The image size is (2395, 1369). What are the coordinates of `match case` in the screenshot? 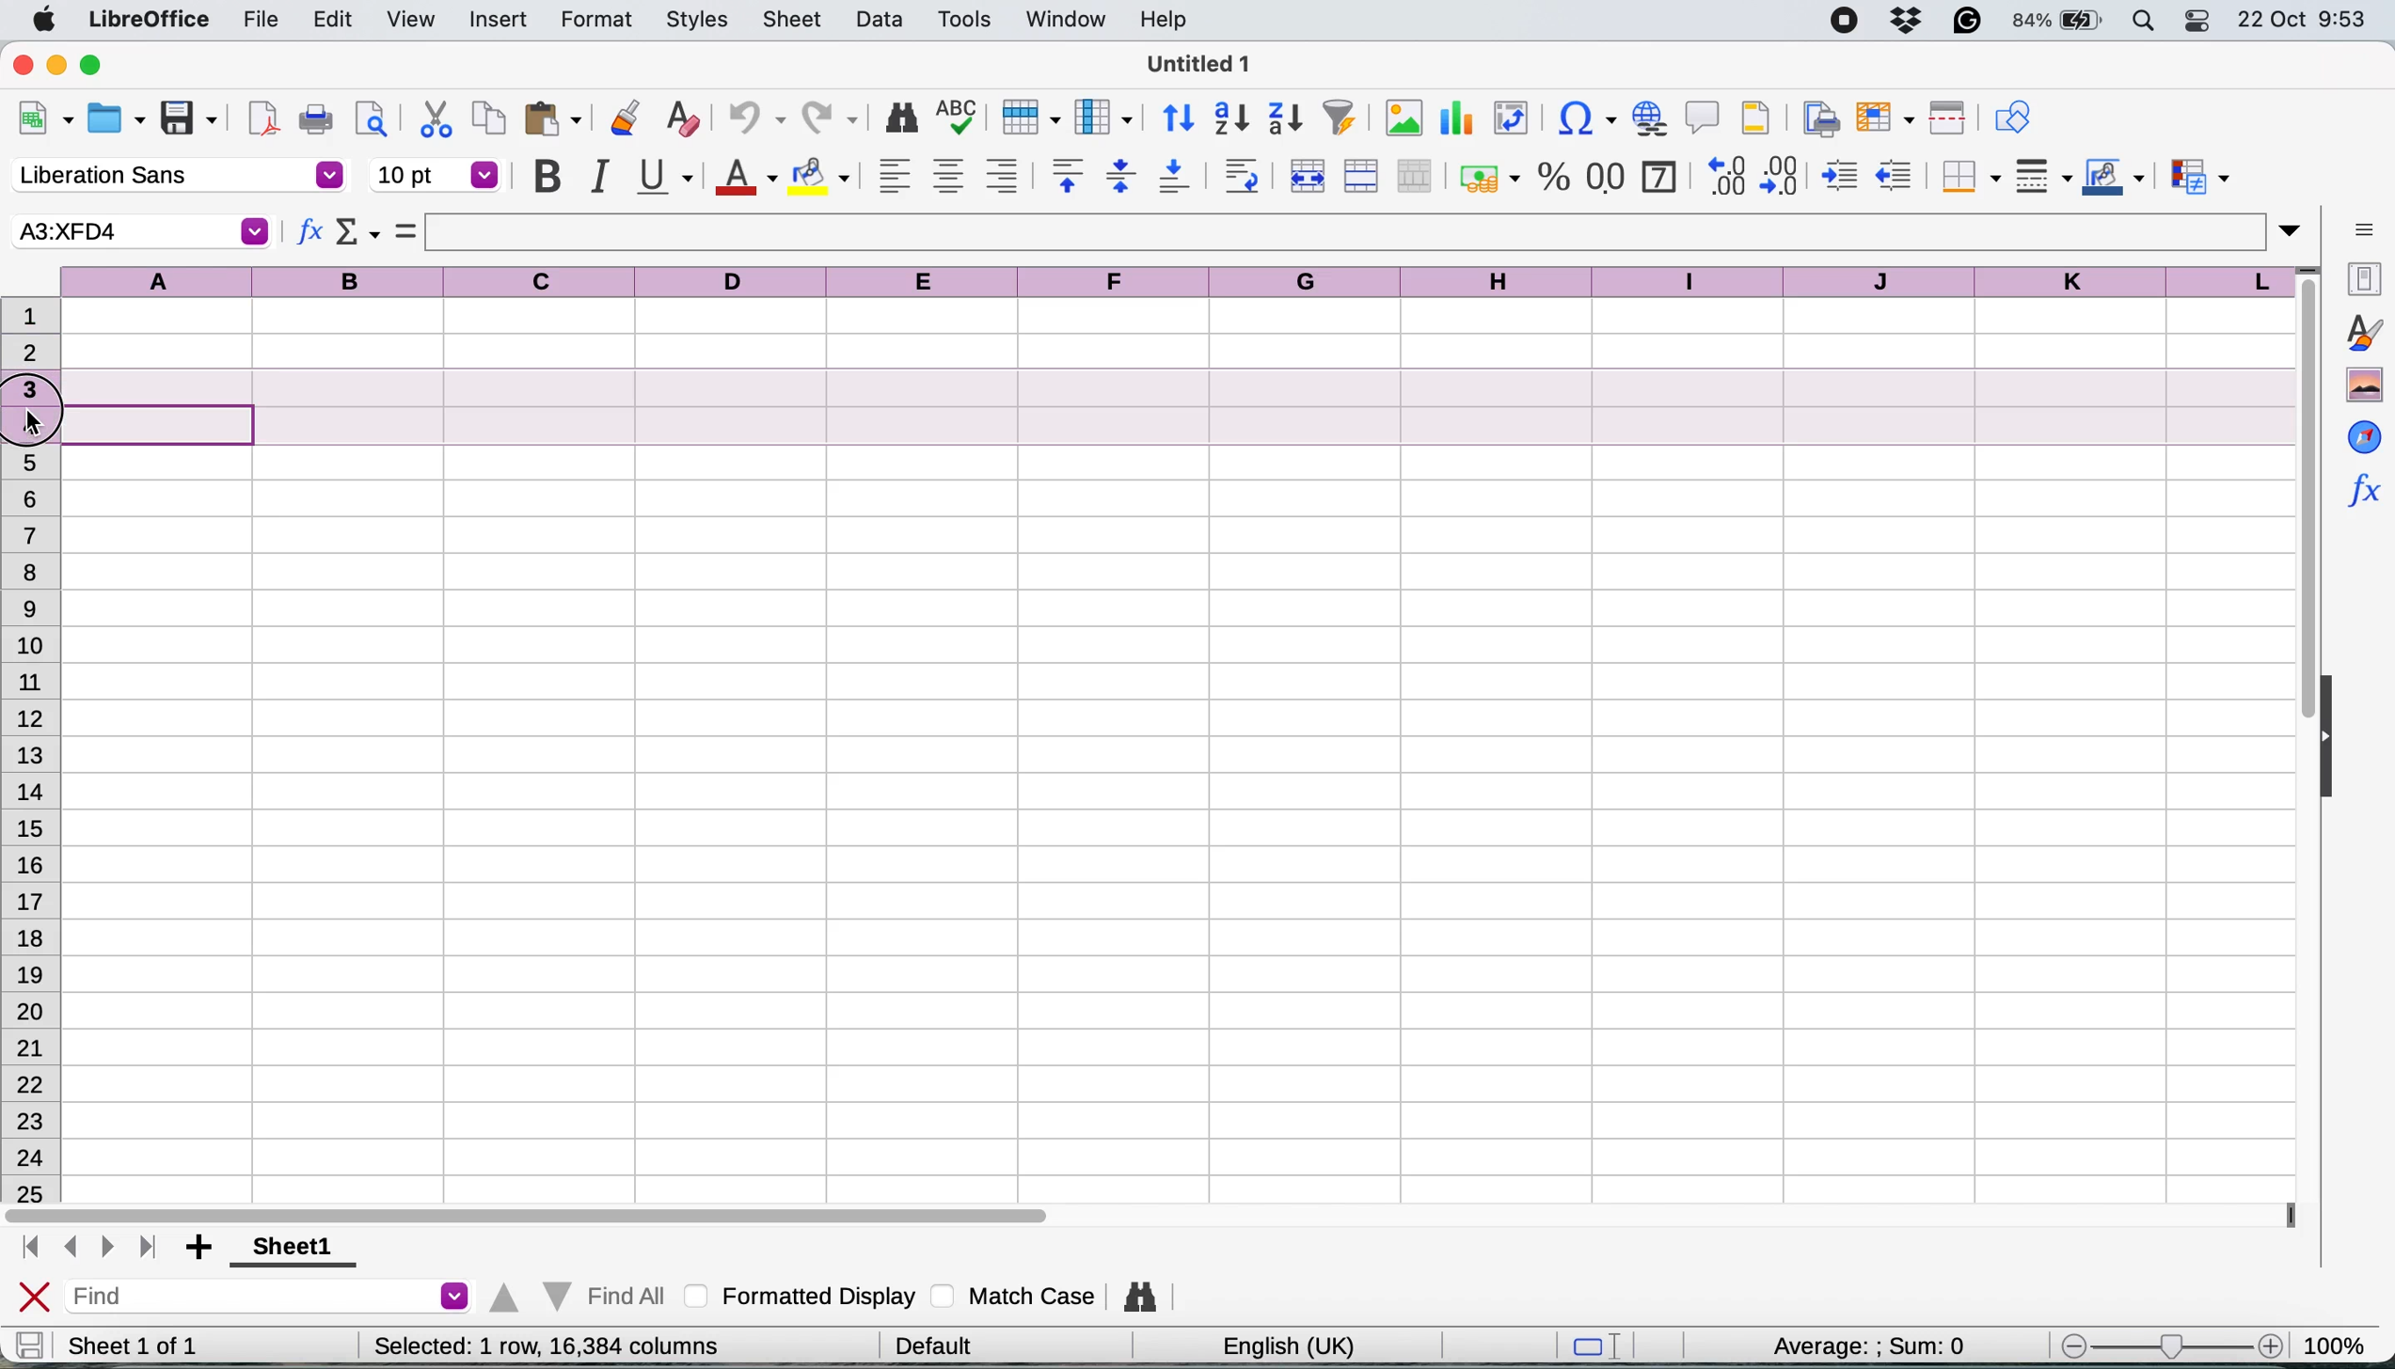 It's located at (1014, 1295).